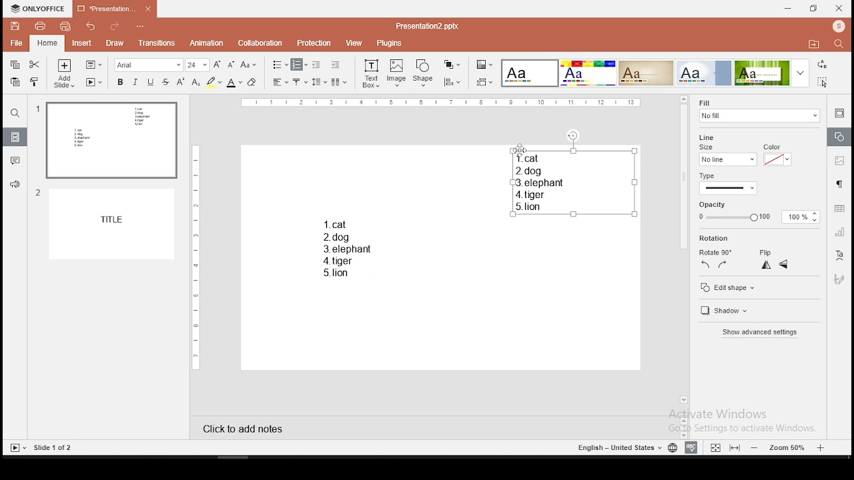  Describe the element at coordinates (197, 65) in the screenshot. I see `font size` at that location.